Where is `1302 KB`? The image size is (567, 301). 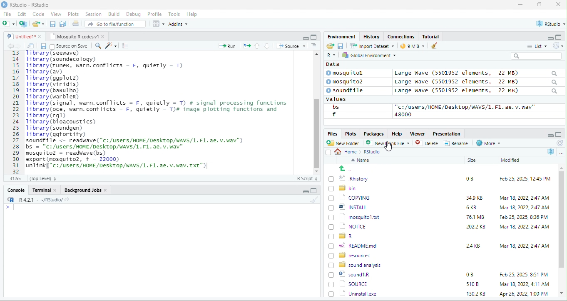
1302 KB is located at coordinates (477, 293).